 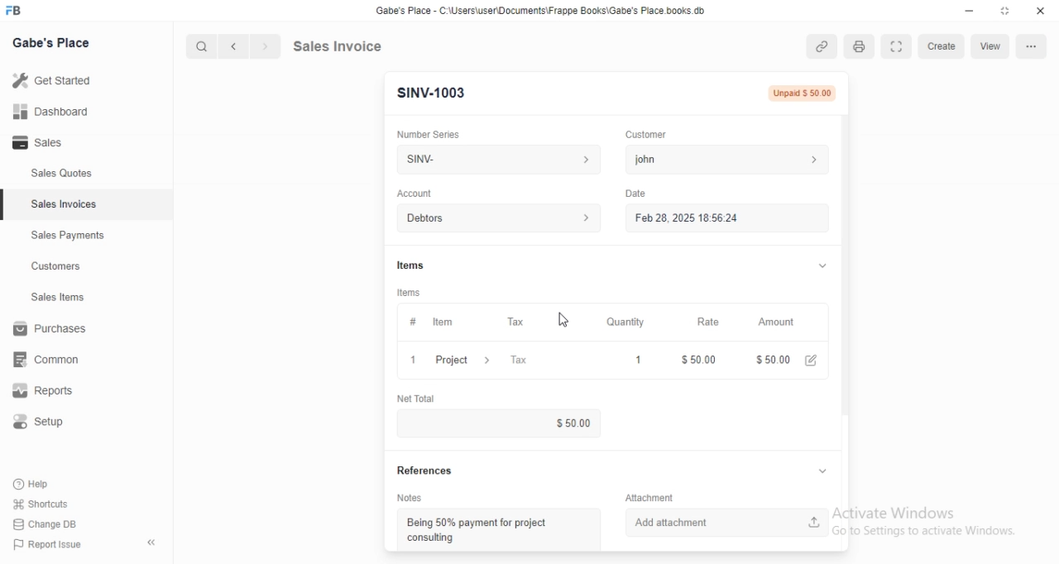 I want to click on edit, so click(x=813, y=360).